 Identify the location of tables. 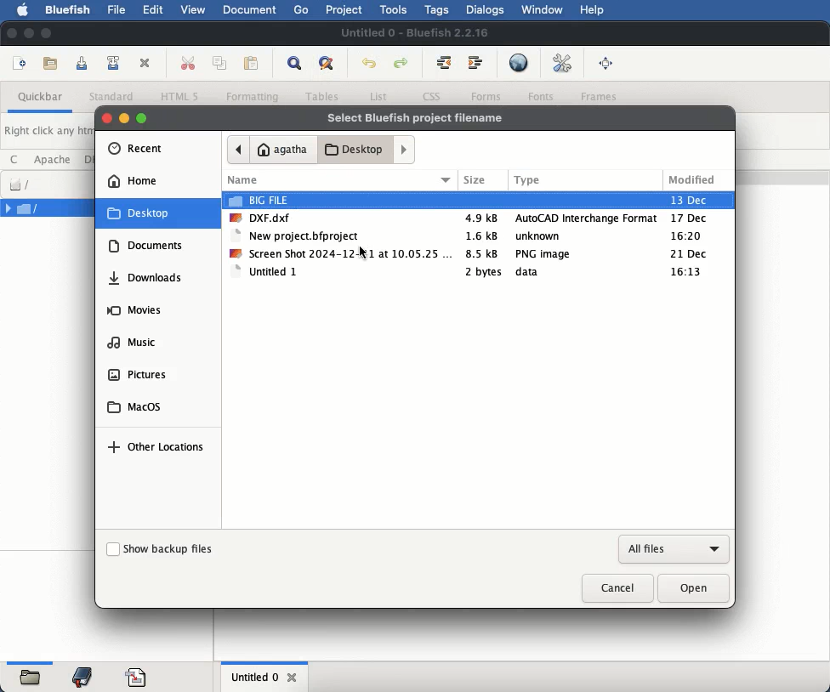
(324, 97).